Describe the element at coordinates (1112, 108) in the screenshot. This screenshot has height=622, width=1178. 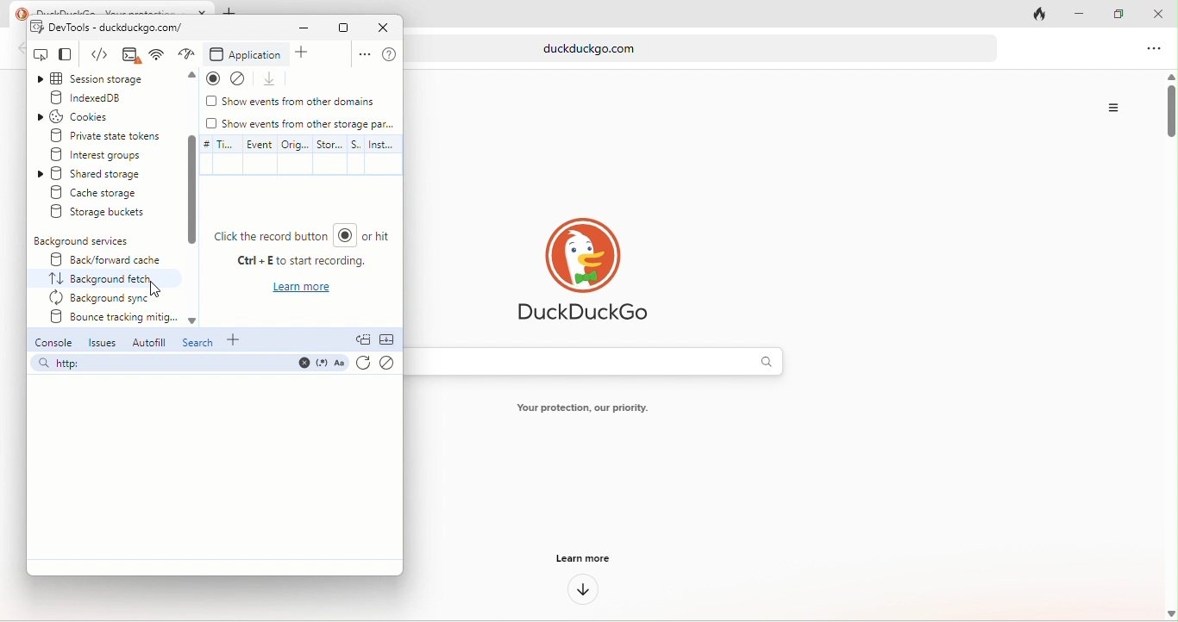
I see `Options` at that location.